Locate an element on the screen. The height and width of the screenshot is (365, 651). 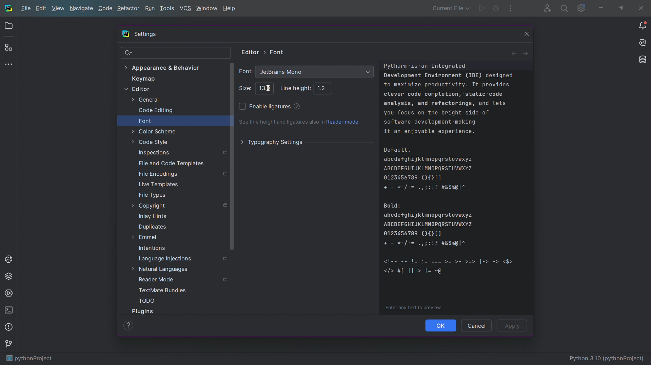
Settings is located at coordinates (581, 8).